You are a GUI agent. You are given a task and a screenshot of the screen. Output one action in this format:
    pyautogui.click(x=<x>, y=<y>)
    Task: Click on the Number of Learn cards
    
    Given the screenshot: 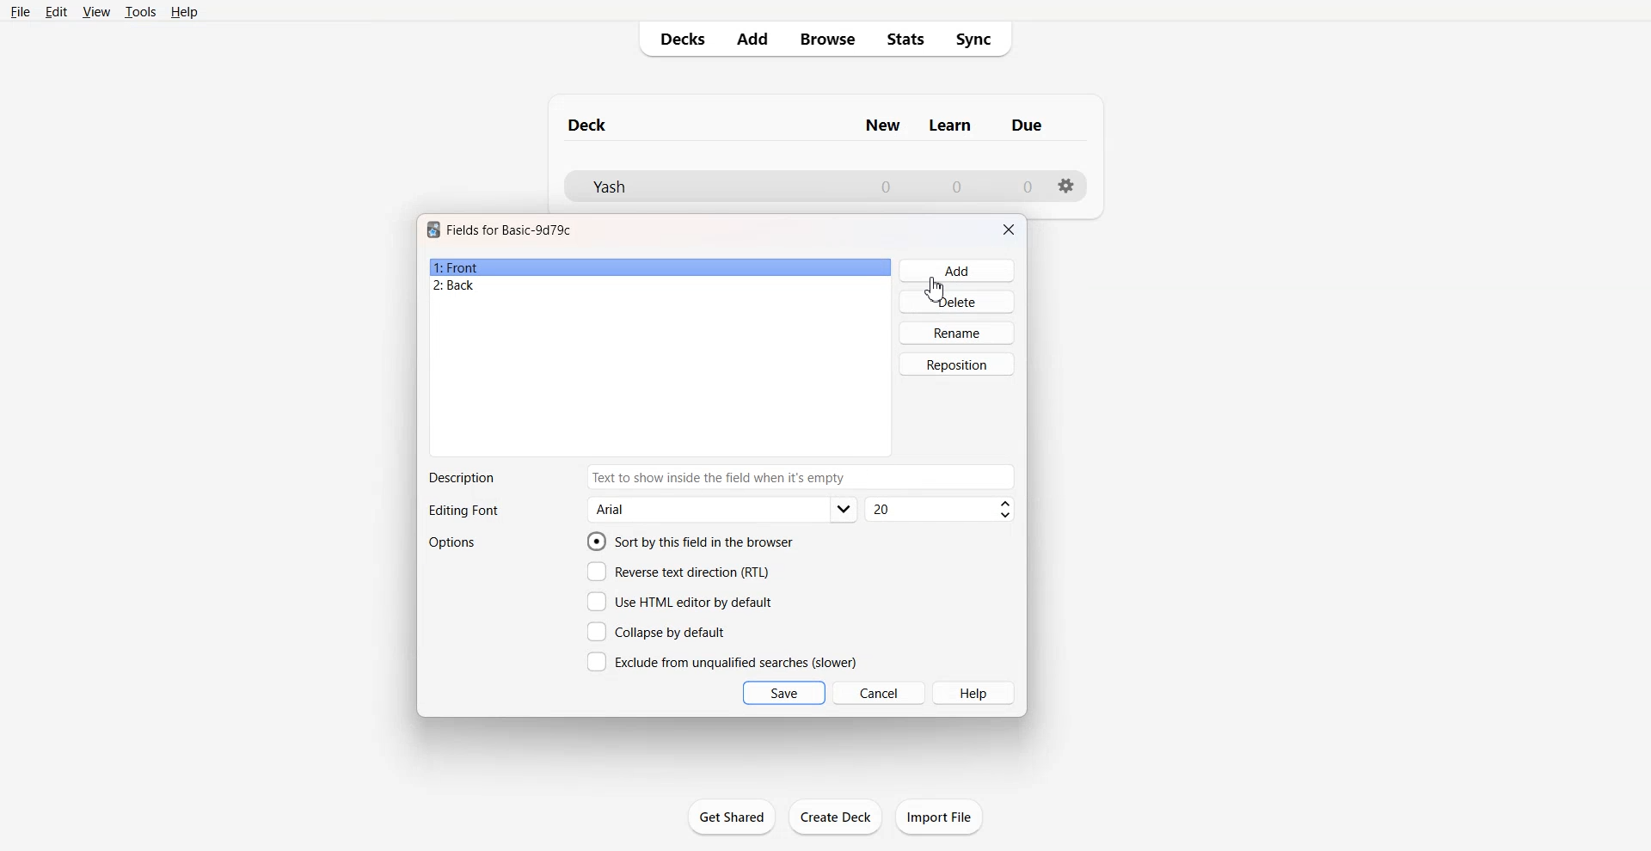 What is the action you would take?
    pyautogui.click(x=957, y=186)
    